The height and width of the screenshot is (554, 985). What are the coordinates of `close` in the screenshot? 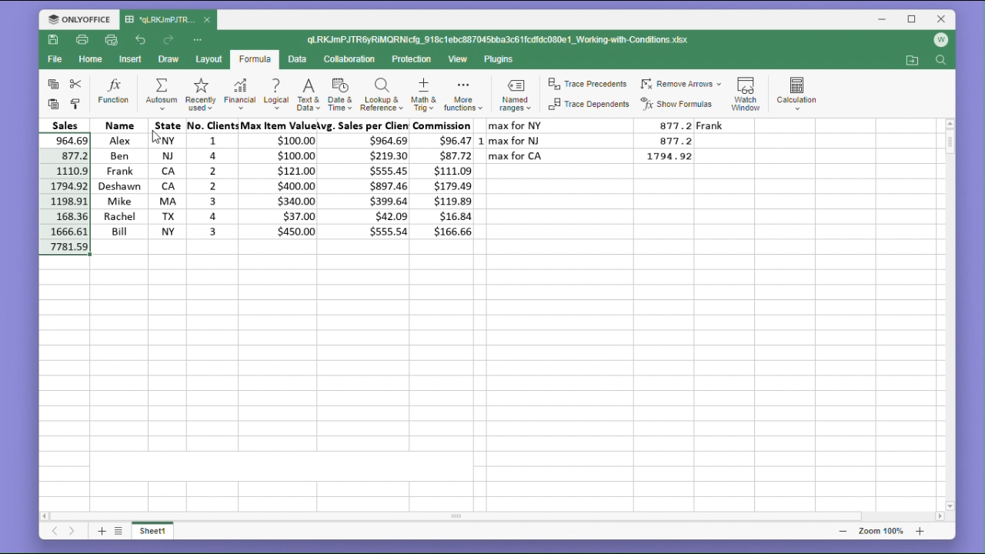 It's located at (208, 21).